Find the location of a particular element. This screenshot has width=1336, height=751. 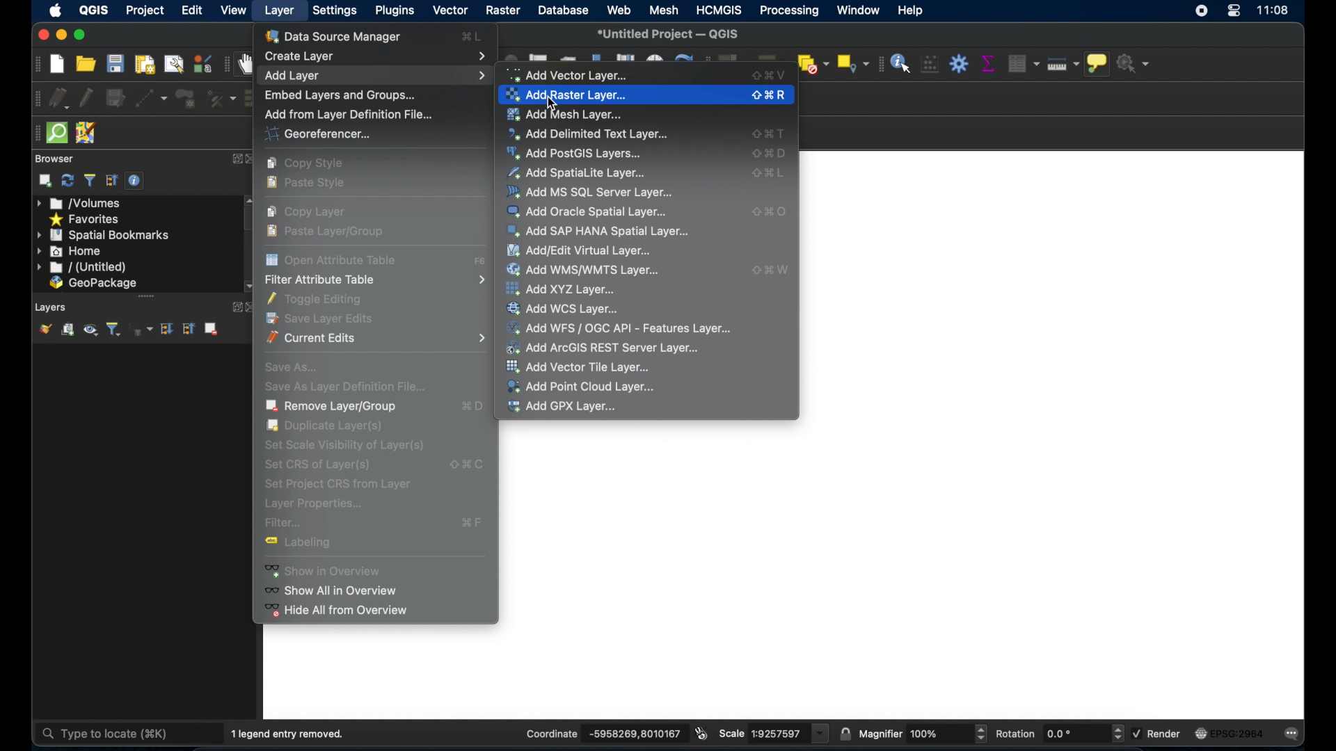

drag handle is located at coordinates (147, 296).